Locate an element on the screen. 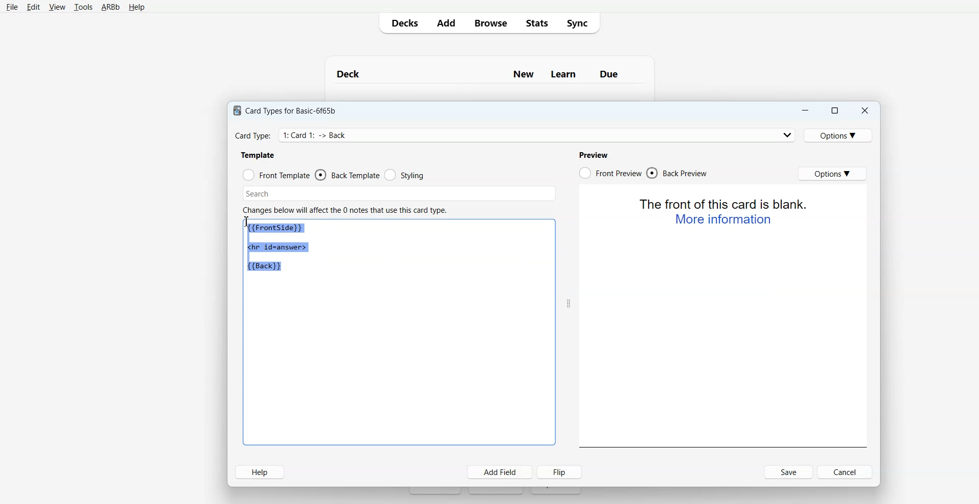 This screenshot has width=979, height=504. Options is located at coordinates (833, 174).